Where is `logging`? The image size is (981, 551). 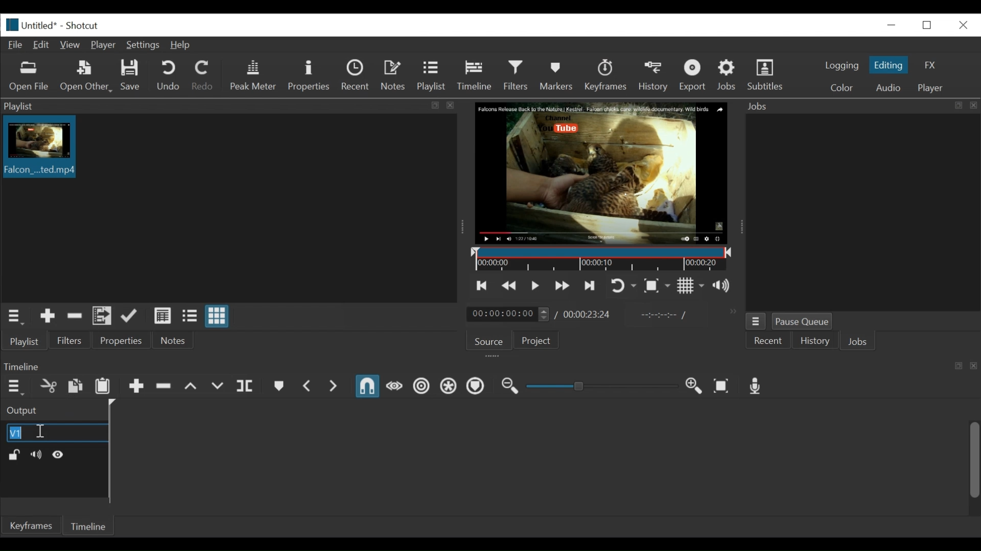 logging is located at coordinates (842, 66).